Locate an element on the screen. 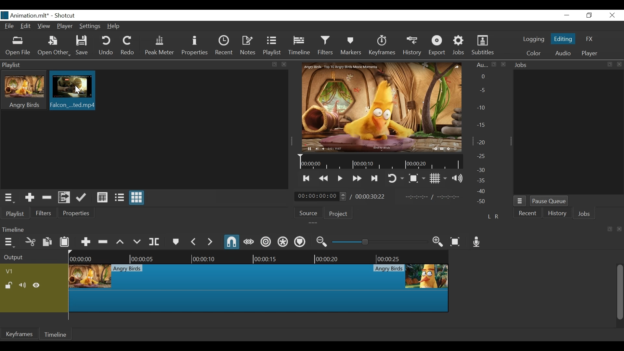  Ripple Markers is located at coordinates (300, 242).